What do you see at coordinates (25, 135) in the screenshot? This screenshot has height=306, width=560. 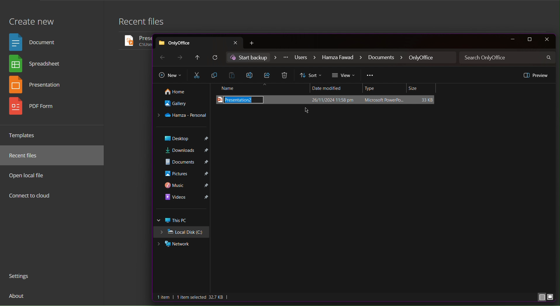 I see `Templates` at bounding box center [25, 135].